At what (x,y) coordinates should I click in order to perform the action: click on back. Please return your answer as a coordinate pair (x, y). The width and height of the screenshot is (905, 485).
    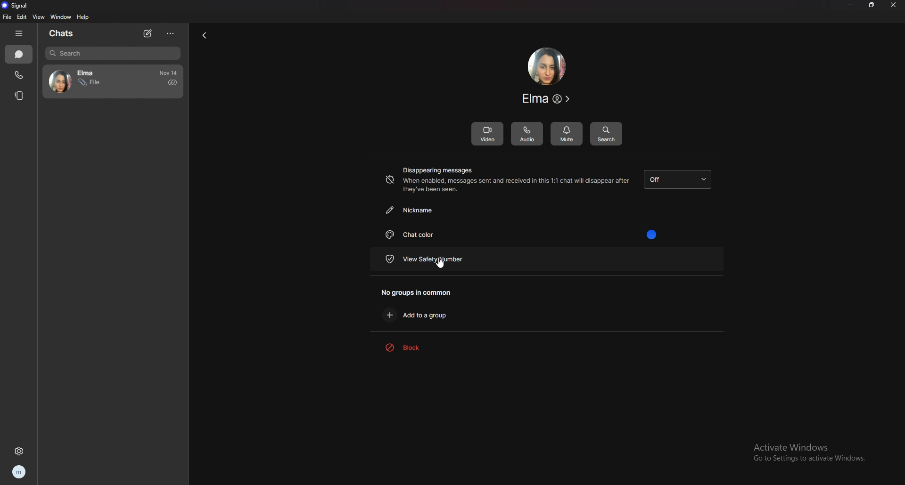
    Looking at the image, I should click on (202, 36).